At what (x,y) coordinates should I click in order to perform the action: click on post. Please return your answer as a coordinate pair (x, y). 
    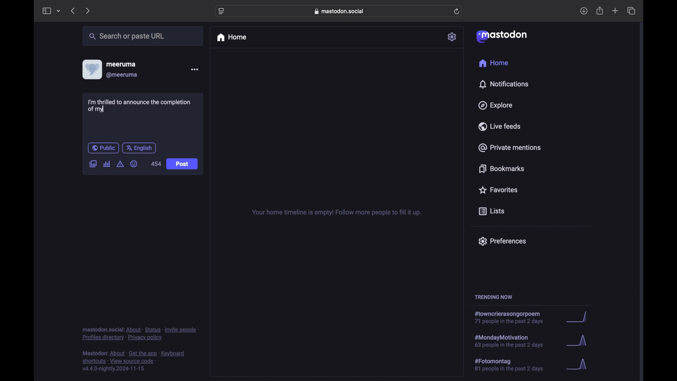
    Looking at the image, I should click on (183, 164).